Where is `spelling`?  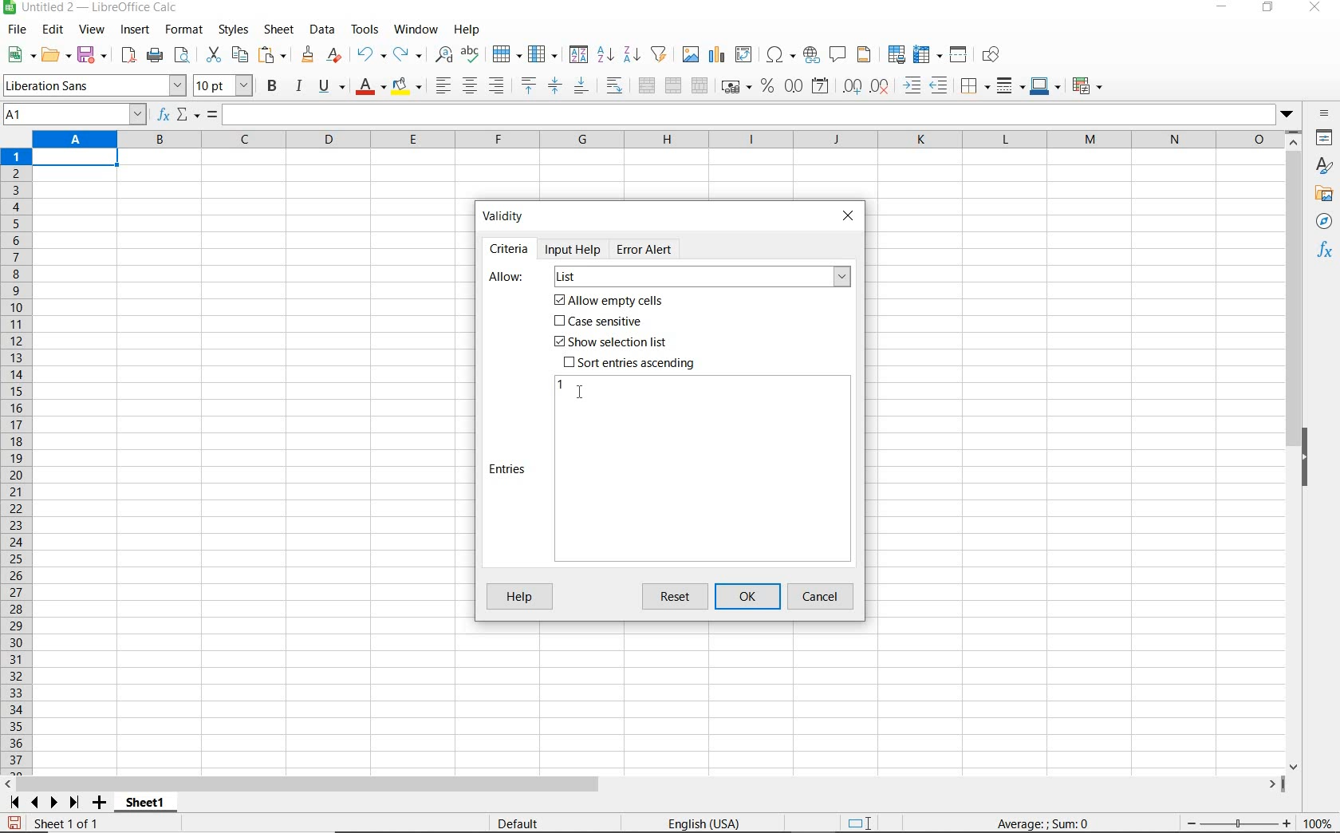
spelling is located at coordinates (472, 55).